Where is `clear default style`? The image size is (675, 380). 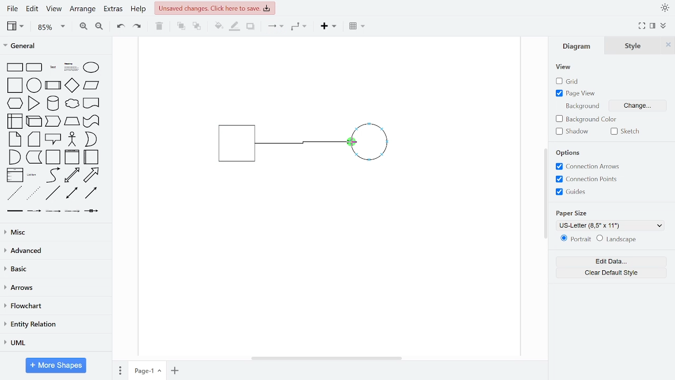
clear default style is located at coordinates (616, 240).